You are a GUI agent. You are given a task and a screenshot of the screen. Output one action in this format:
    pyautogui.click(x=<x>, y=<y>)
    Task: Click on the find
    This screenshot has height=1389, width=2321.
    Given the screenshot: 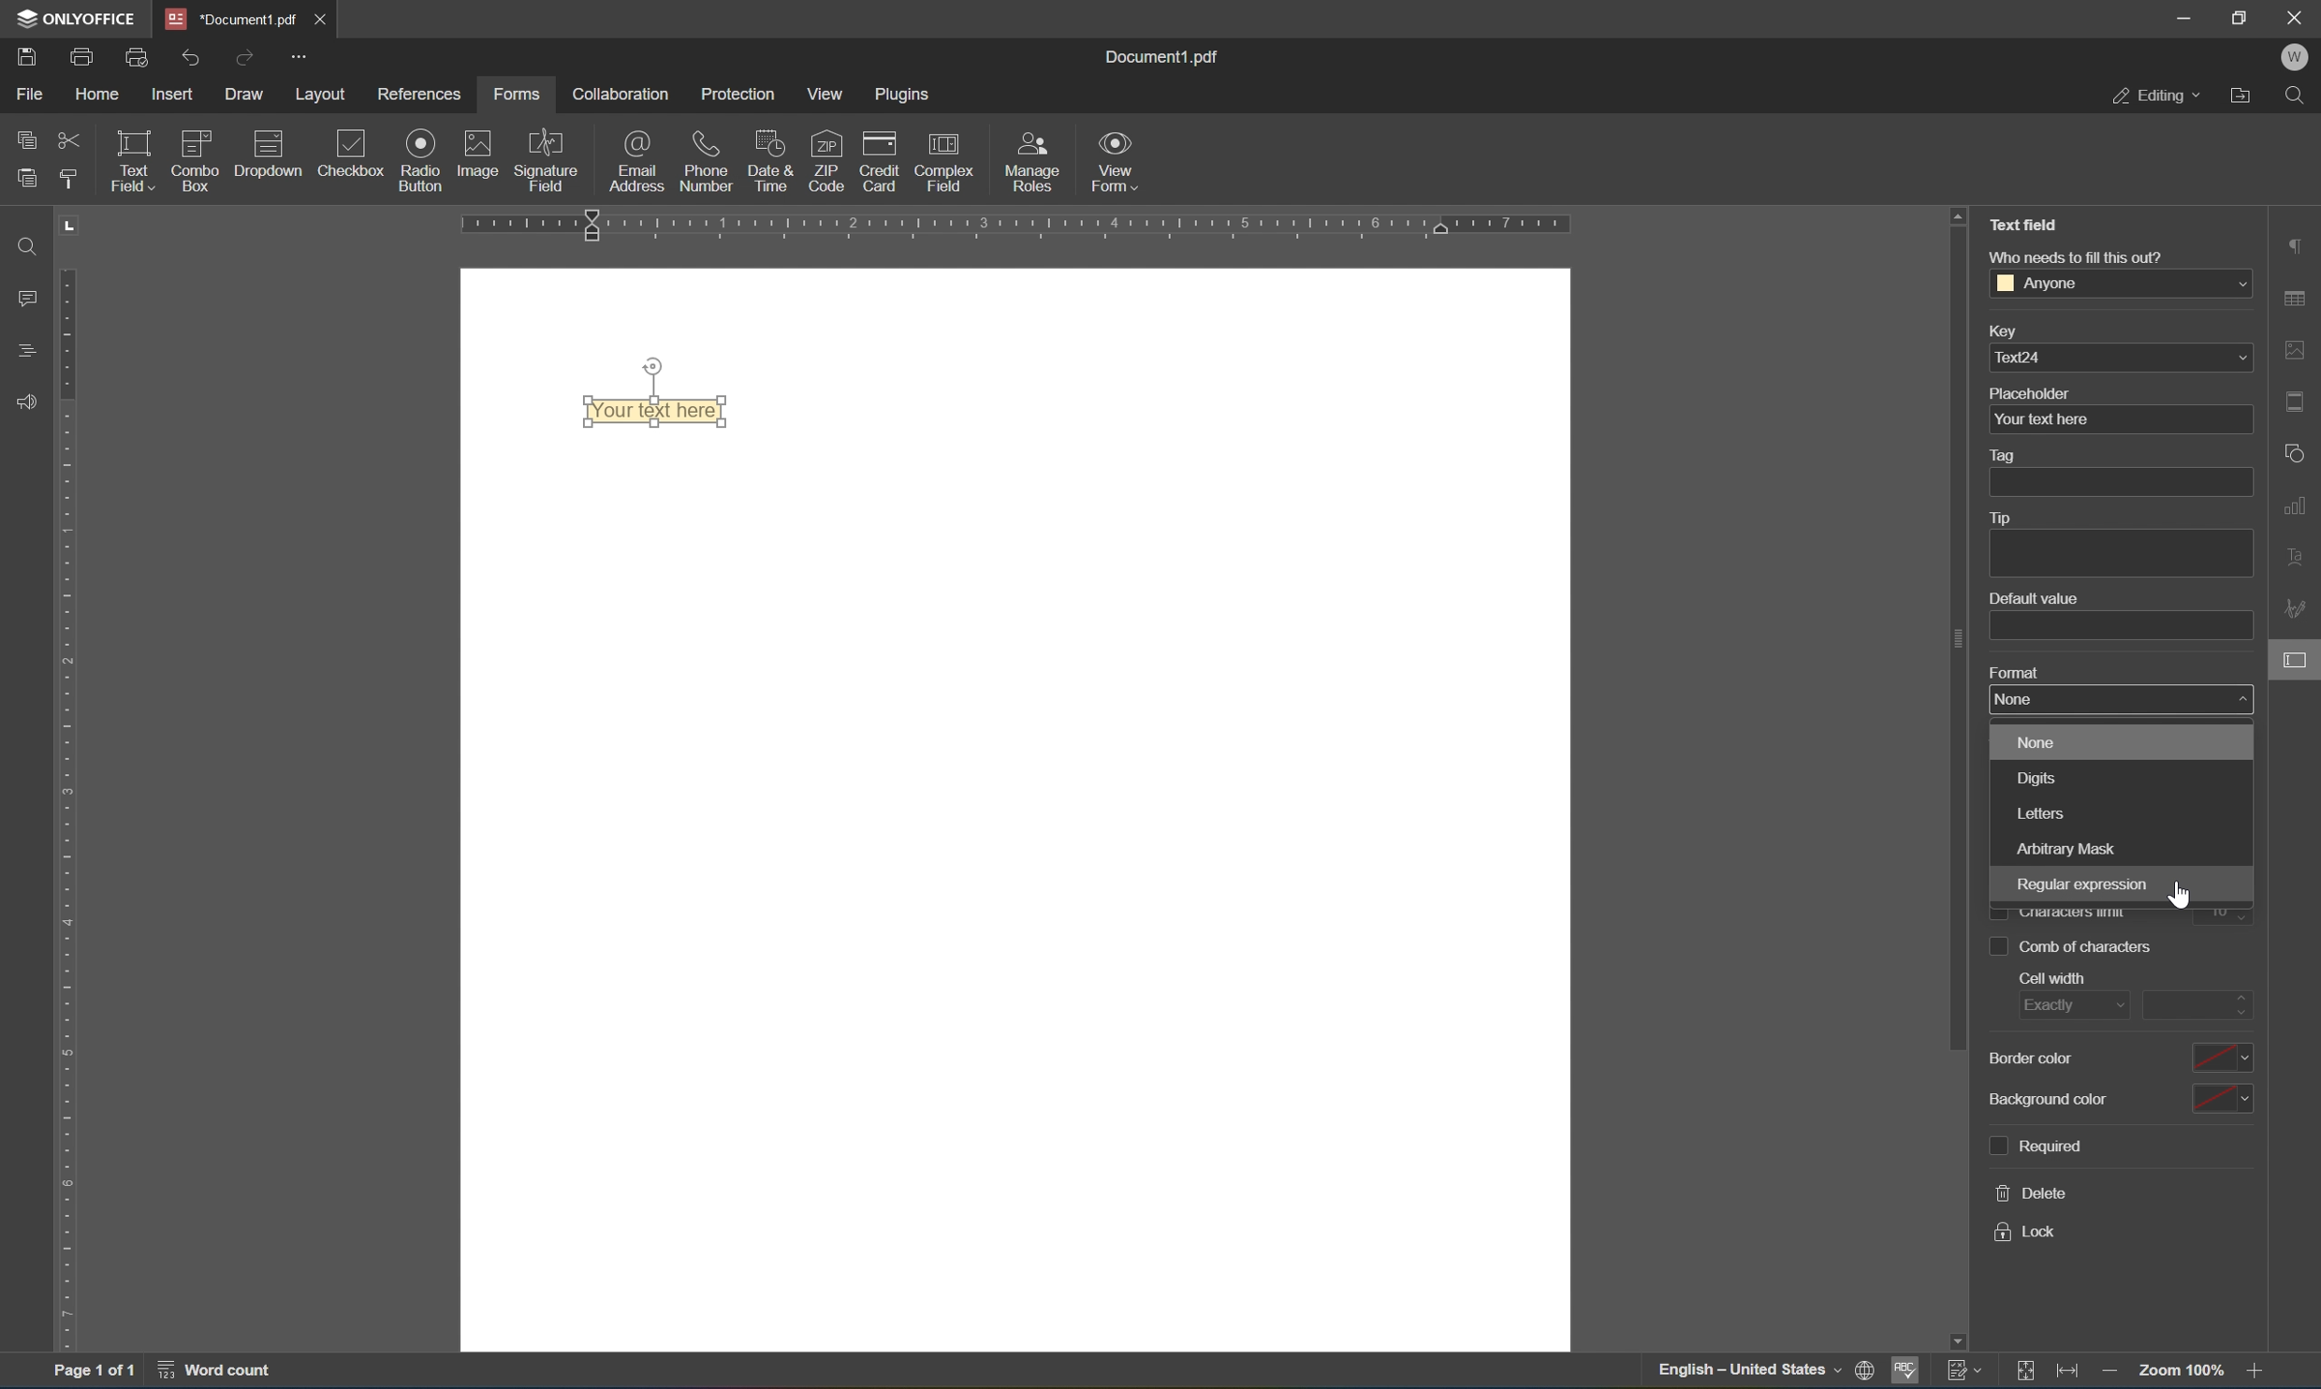 What is the action you would take?
    pyautogui.click(x=2300, y=96)
    